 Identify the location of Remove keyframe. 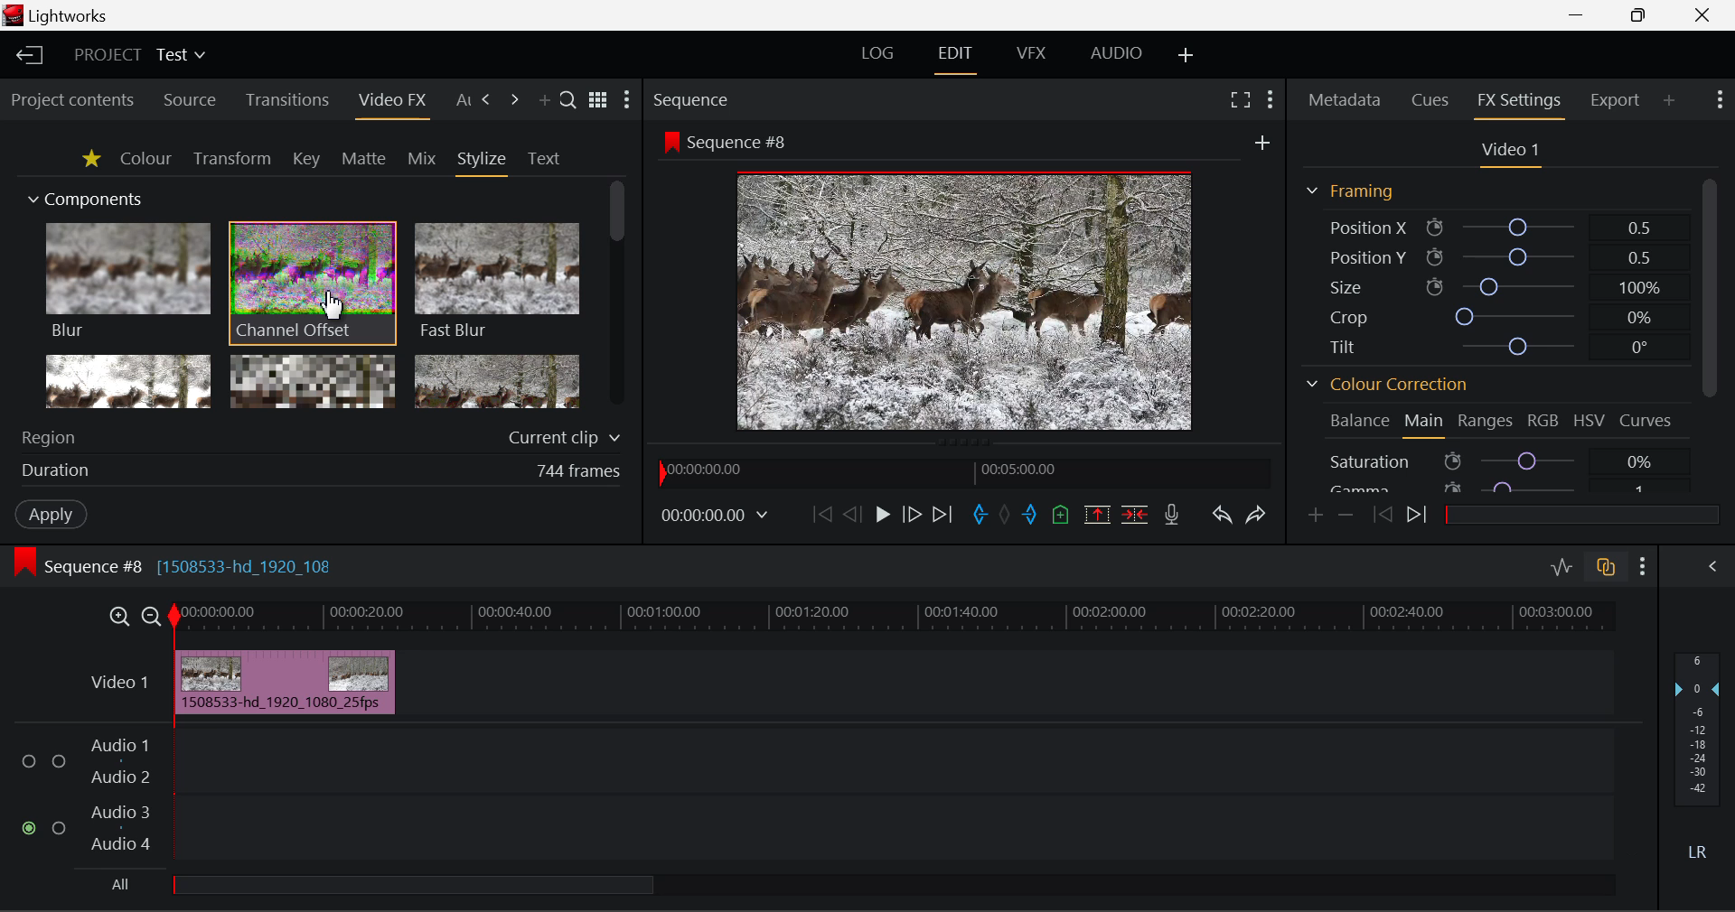
(1346, 520).